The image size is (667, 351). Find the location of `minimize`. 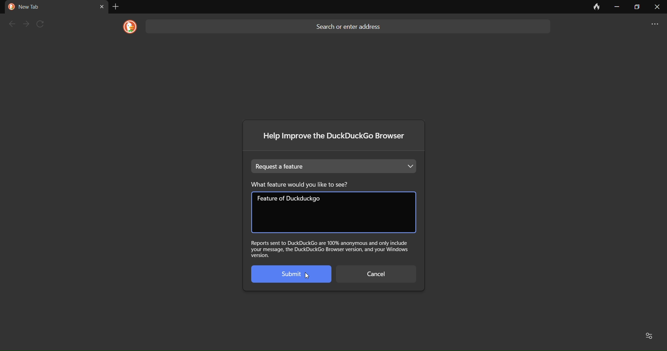

minimize is located at coordinates (616, 7).